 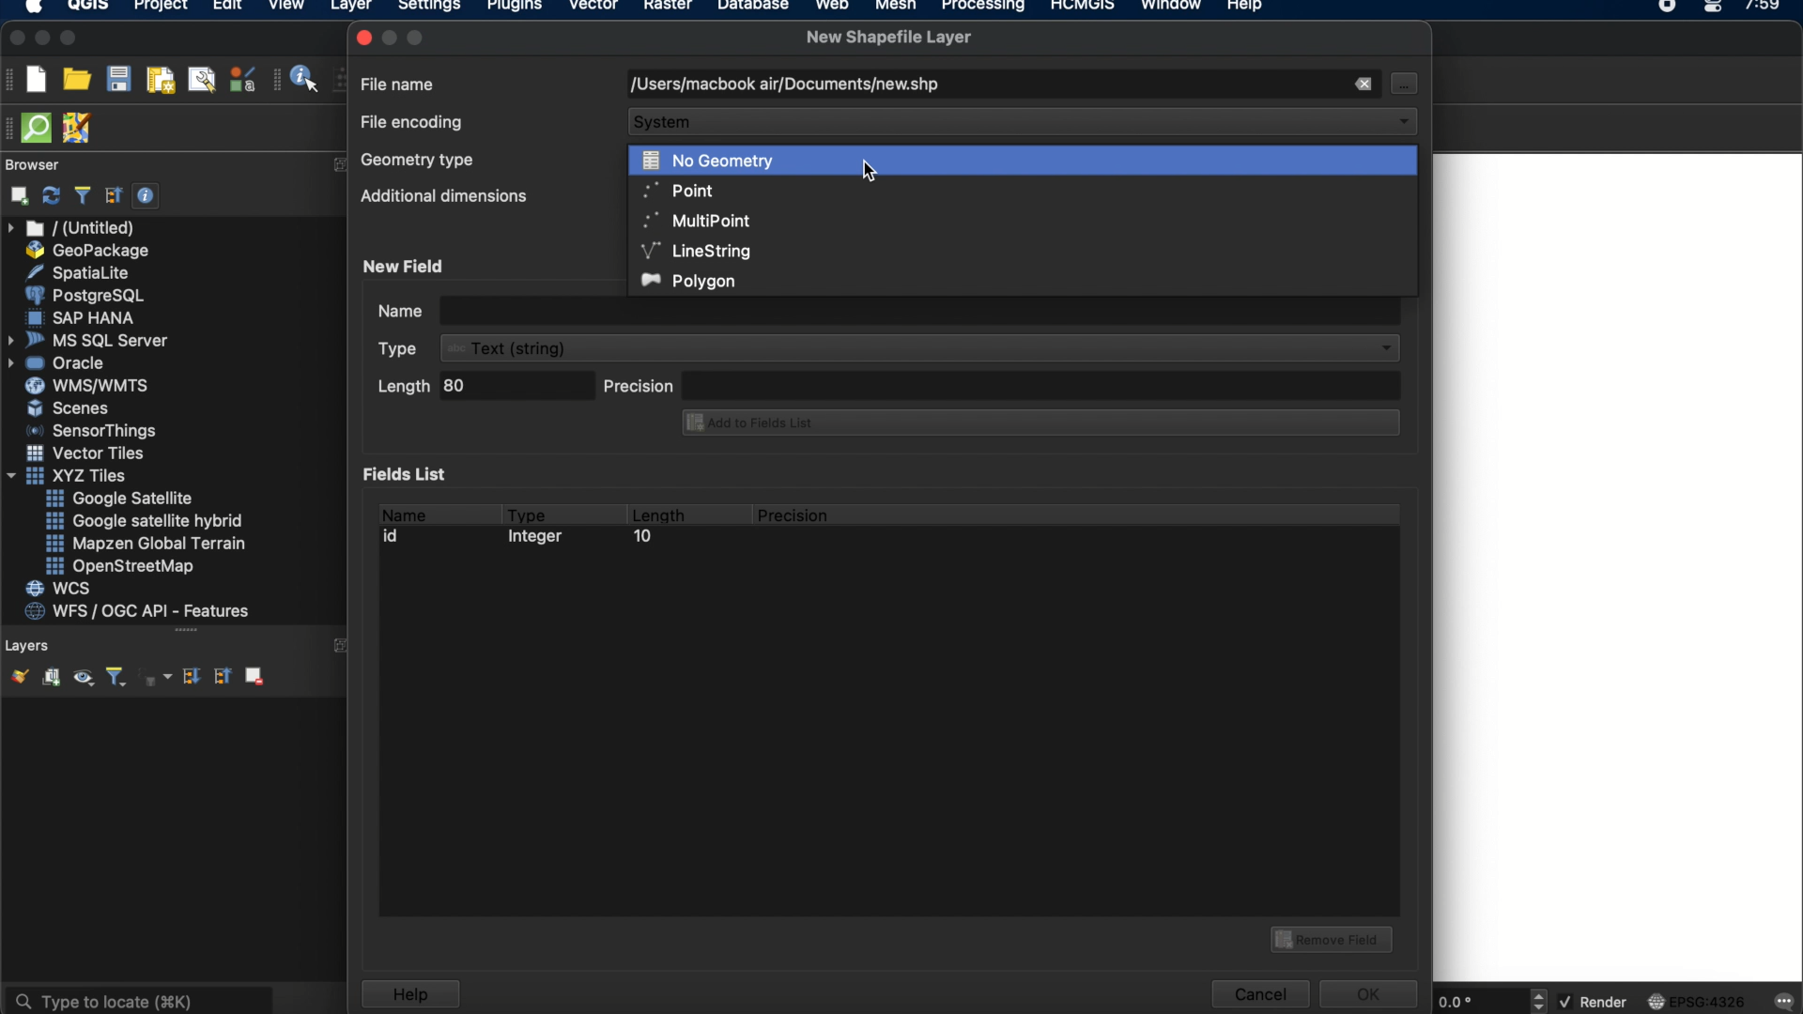 What do you see at coordinates (428, 8) in the screenshot?
I see `settings` at bounding box center [428, 8].